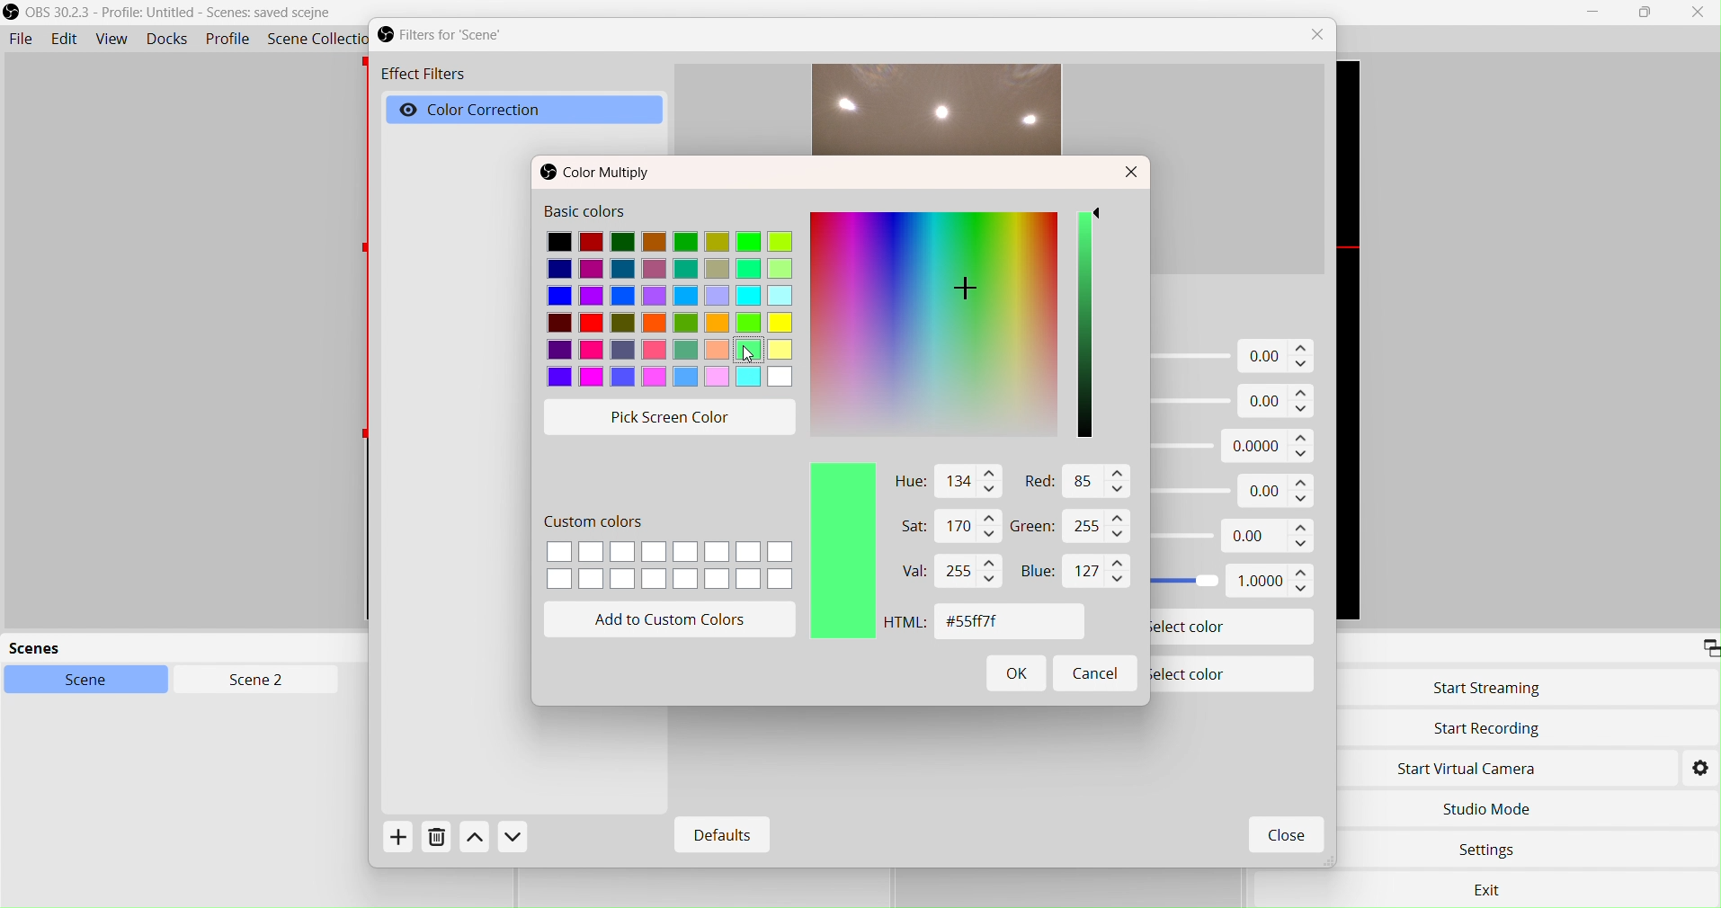 The image size is (1721, 908). I want to click on Red: 85, so click(1073, 484).